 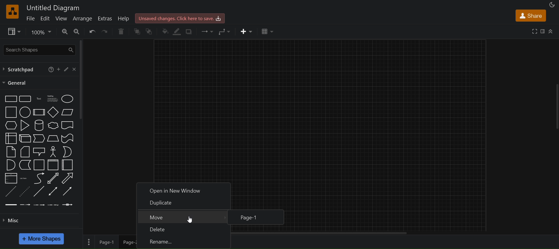 What do you see at coordinates (24, 192) in the screenshot?
I see `dotted line` at bounding box center [24, 192].